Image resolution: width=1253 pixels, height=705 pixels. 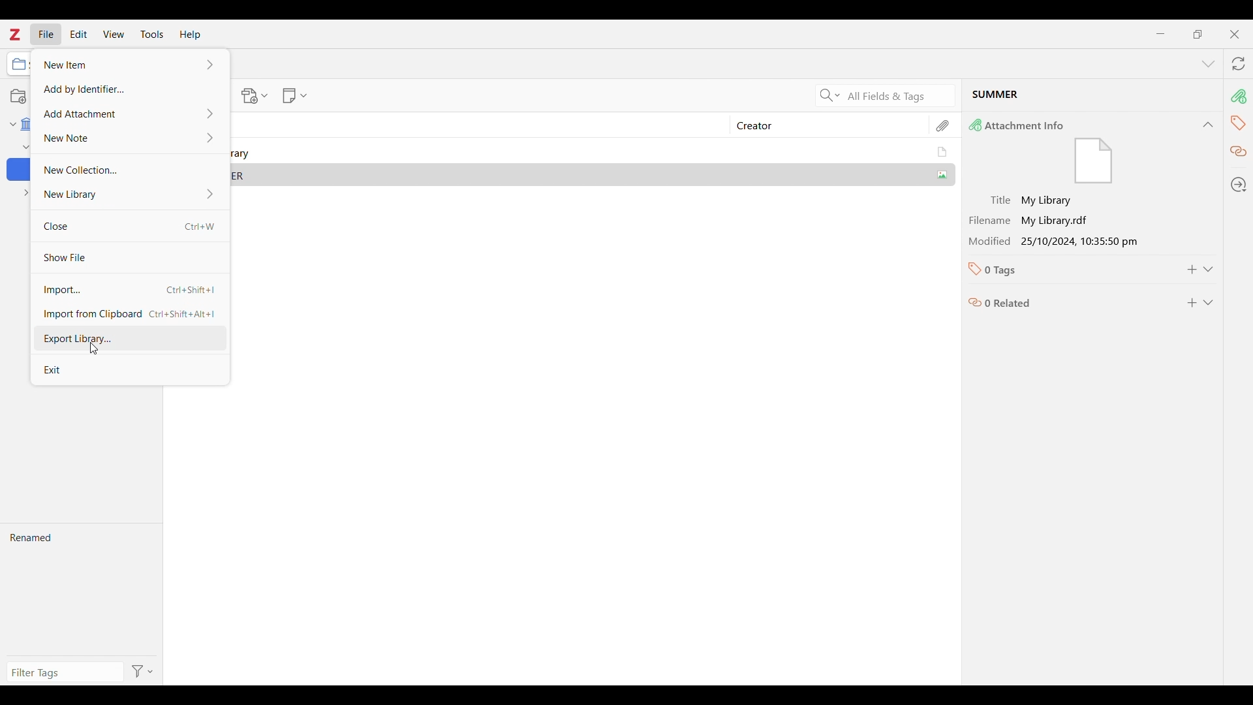 What do you see at coordinates (1160, 33) in the screenshot?
I see `Minimize` at bounding box center [1160, 33].